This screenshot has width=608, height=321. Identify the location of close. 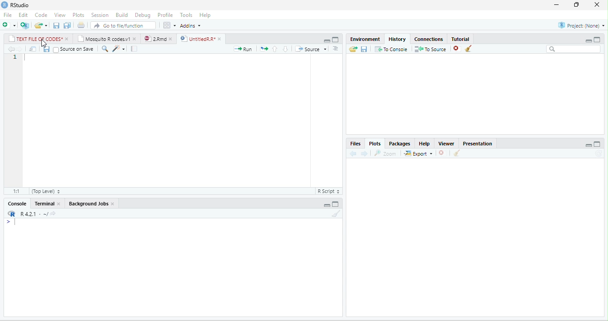
(597, 4).